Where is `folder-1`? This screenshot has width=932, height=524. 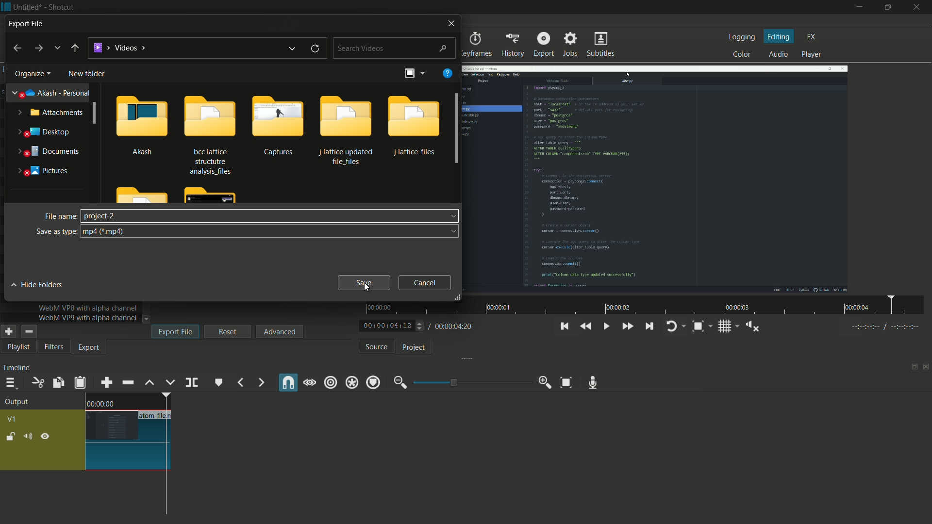
folder-1 is located at coordinates (143, 125).